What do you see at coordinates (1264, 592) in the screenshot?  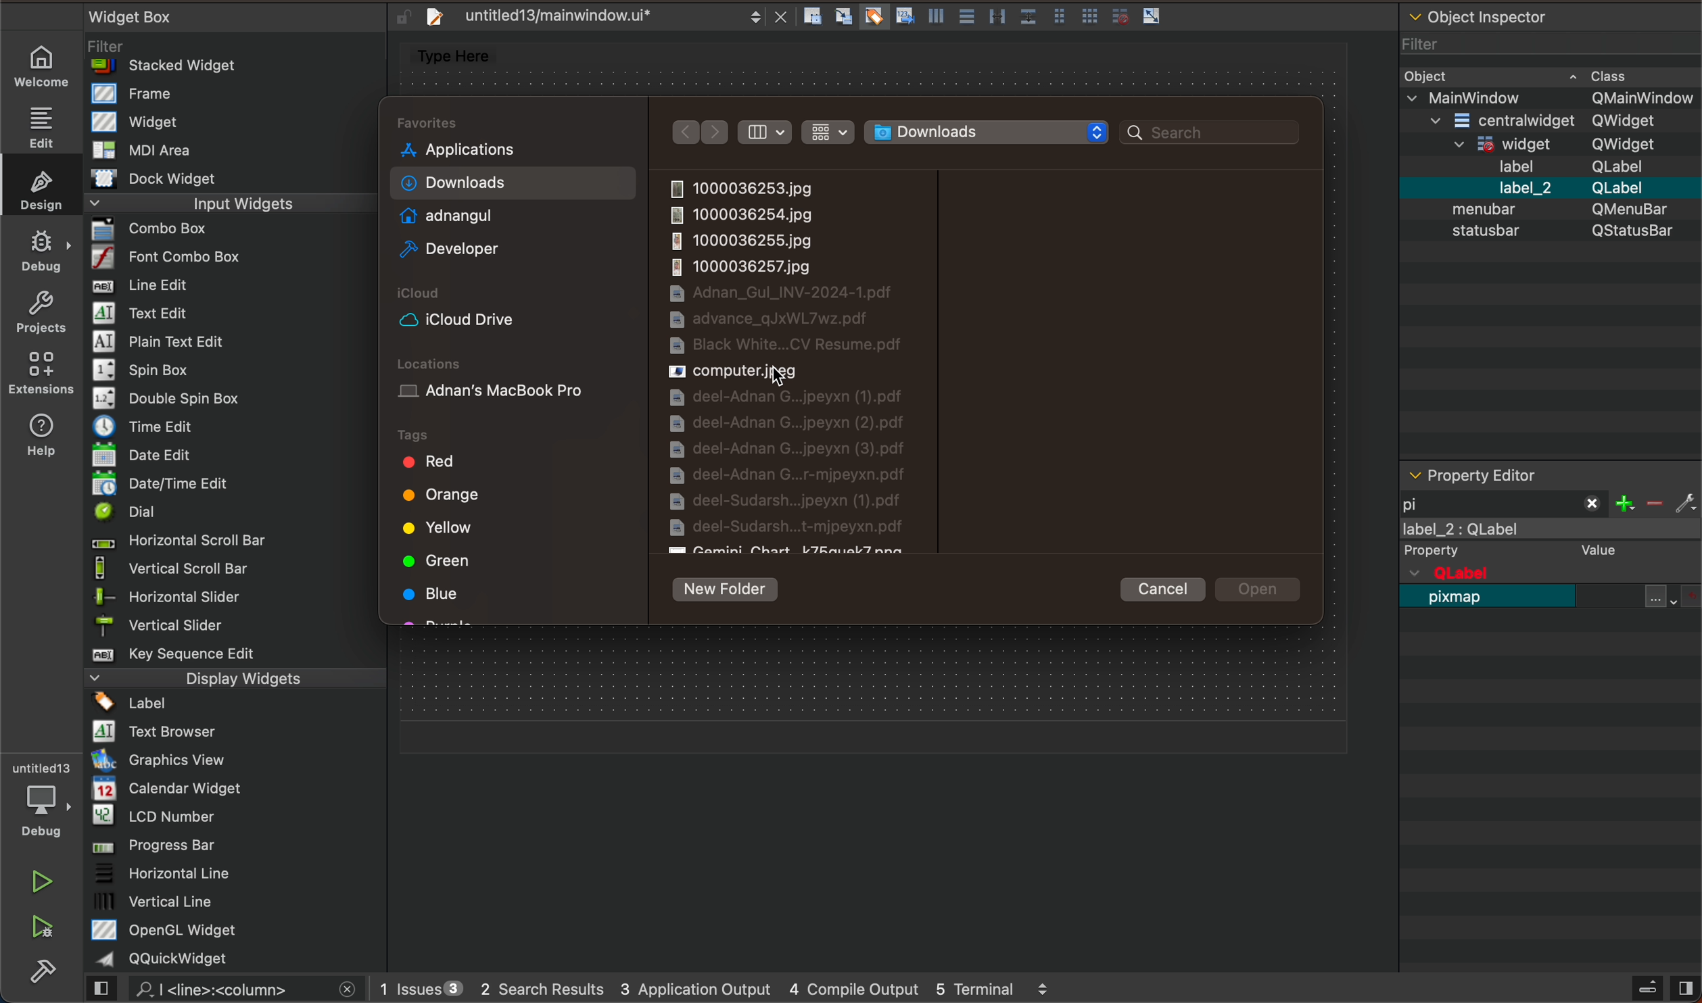 I see `open` at bounding box center [1264, 592].